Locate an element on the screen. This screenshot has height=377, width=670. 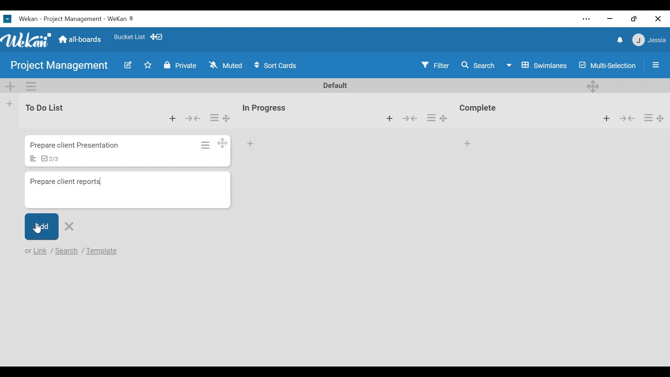
List actions is located at coordinates (30, 86).